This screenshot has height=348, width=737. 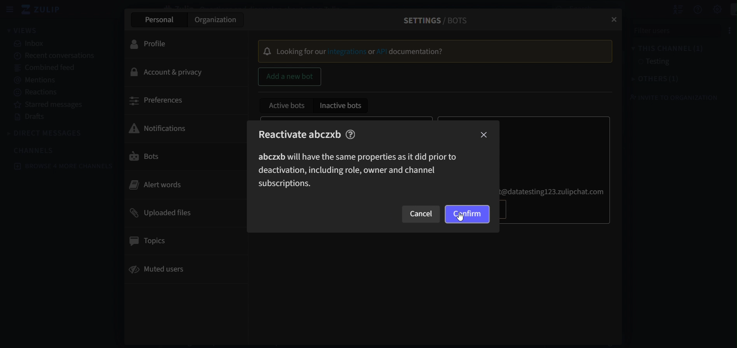 I want to click on inactive bots, so click(x=341, y=106).